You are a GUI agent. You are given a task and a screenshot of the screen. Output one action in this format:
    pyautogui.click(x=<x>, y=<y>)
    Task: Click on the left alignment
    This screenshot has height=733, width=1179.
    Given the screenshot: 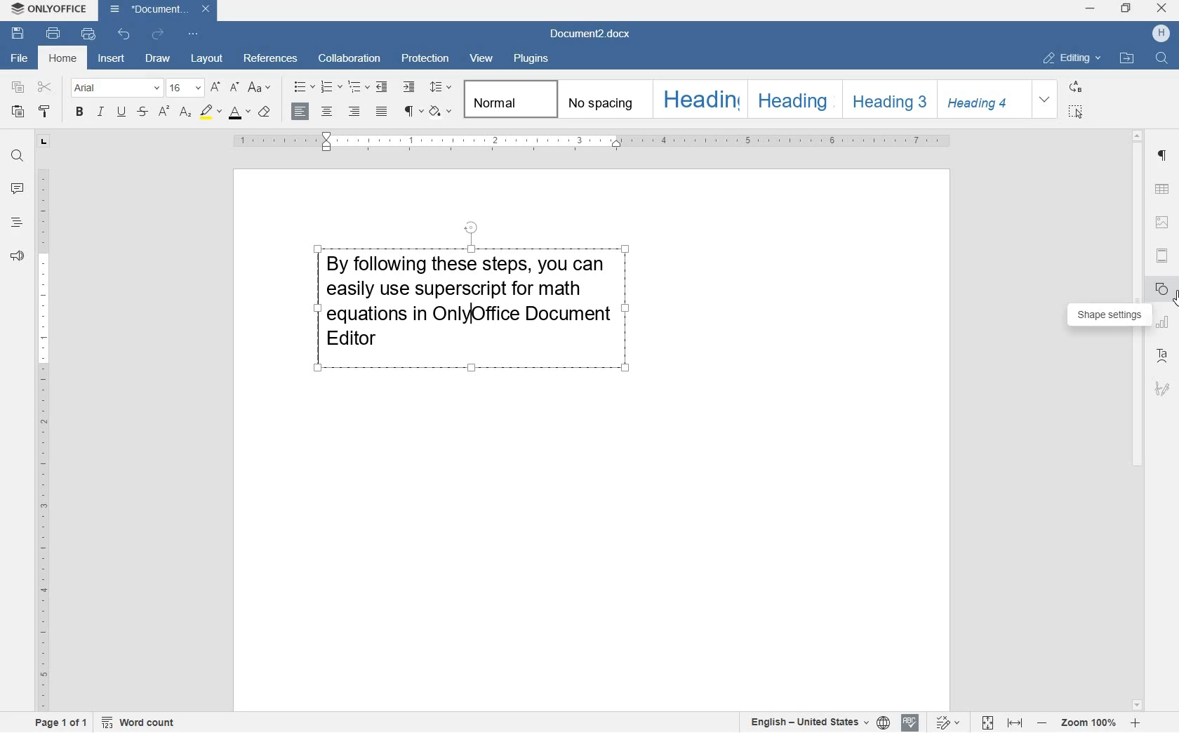 What is the action you would take?
    pyautogui.click(x=298, y=112)
    